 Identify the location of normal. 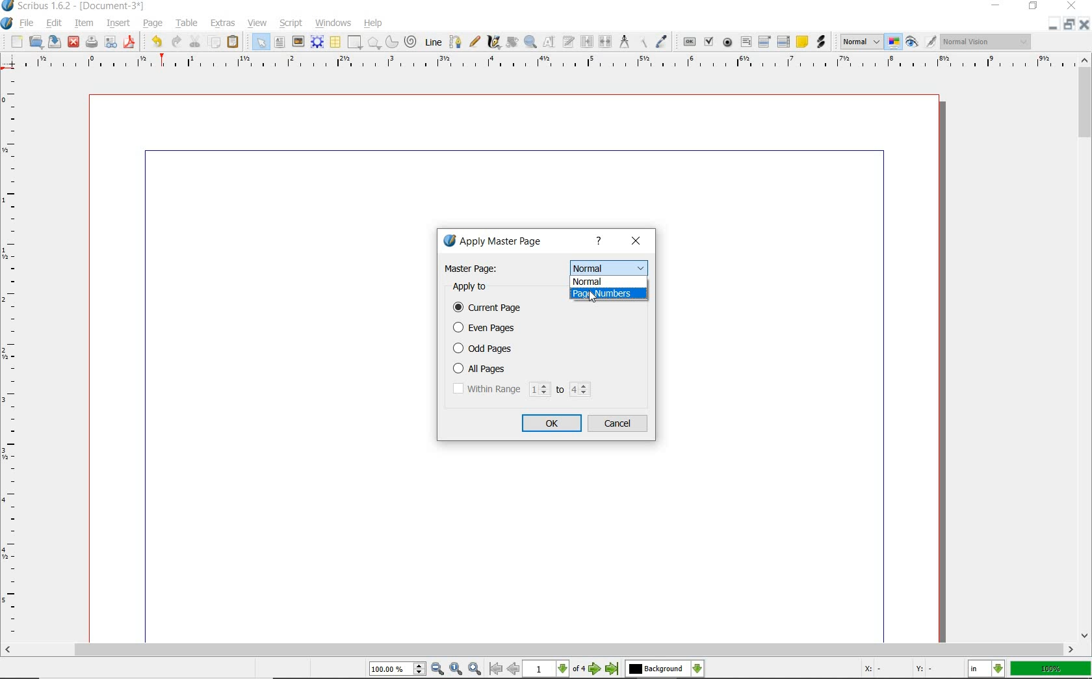
(608, 280).